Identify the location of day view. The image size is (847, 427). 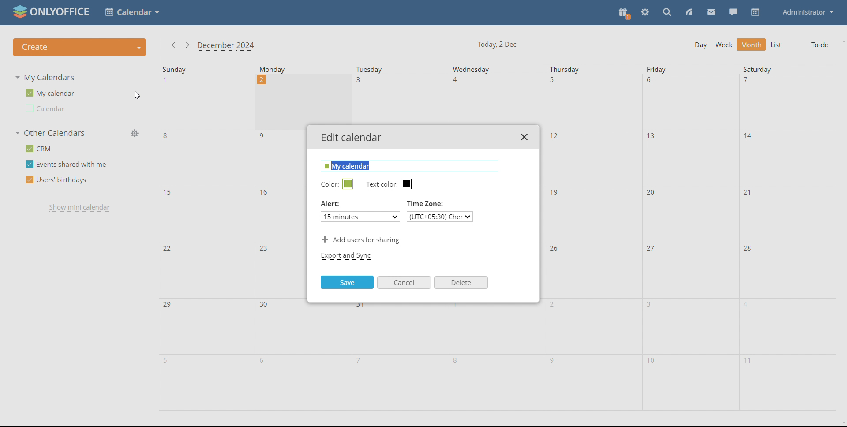
(701, 45).